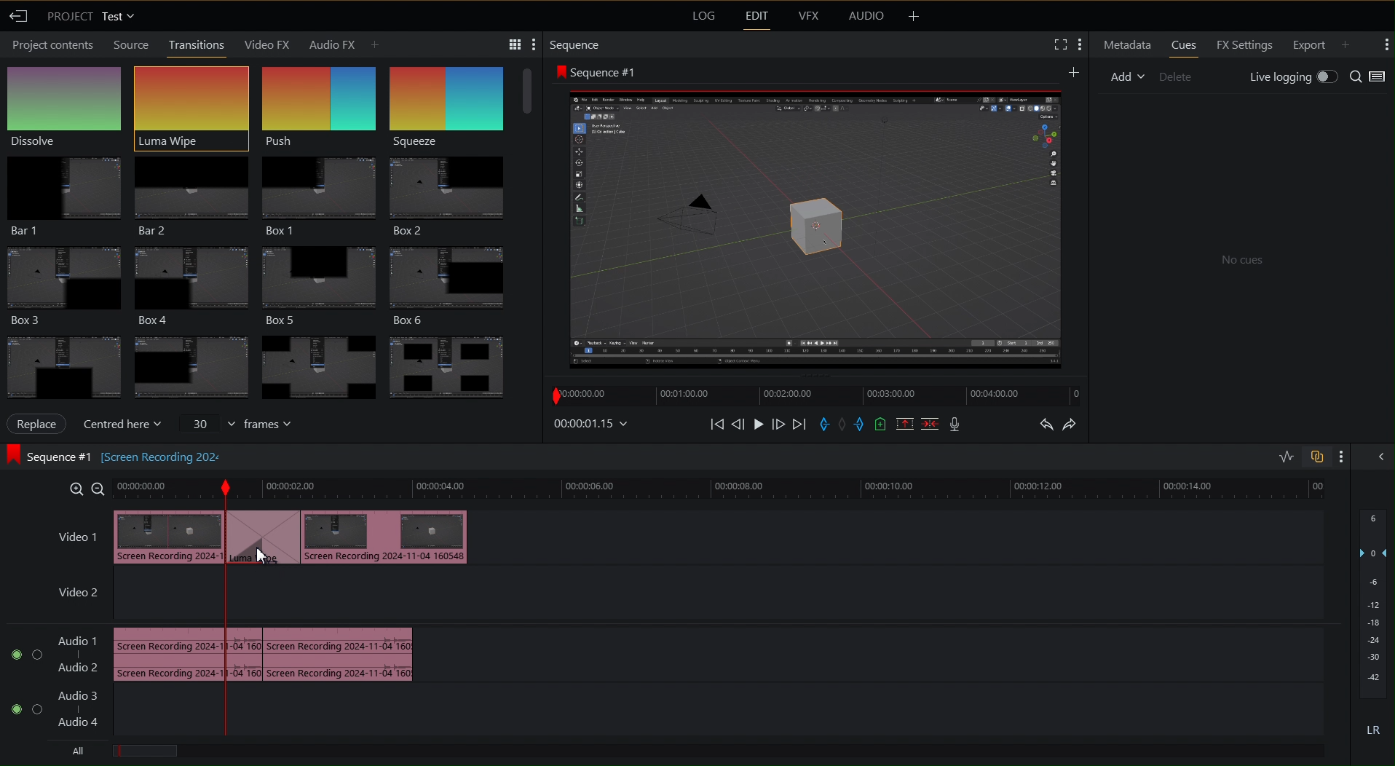  Describe the element at coordinates (955, 424) in the screenshot. I see `Mic` at that location.